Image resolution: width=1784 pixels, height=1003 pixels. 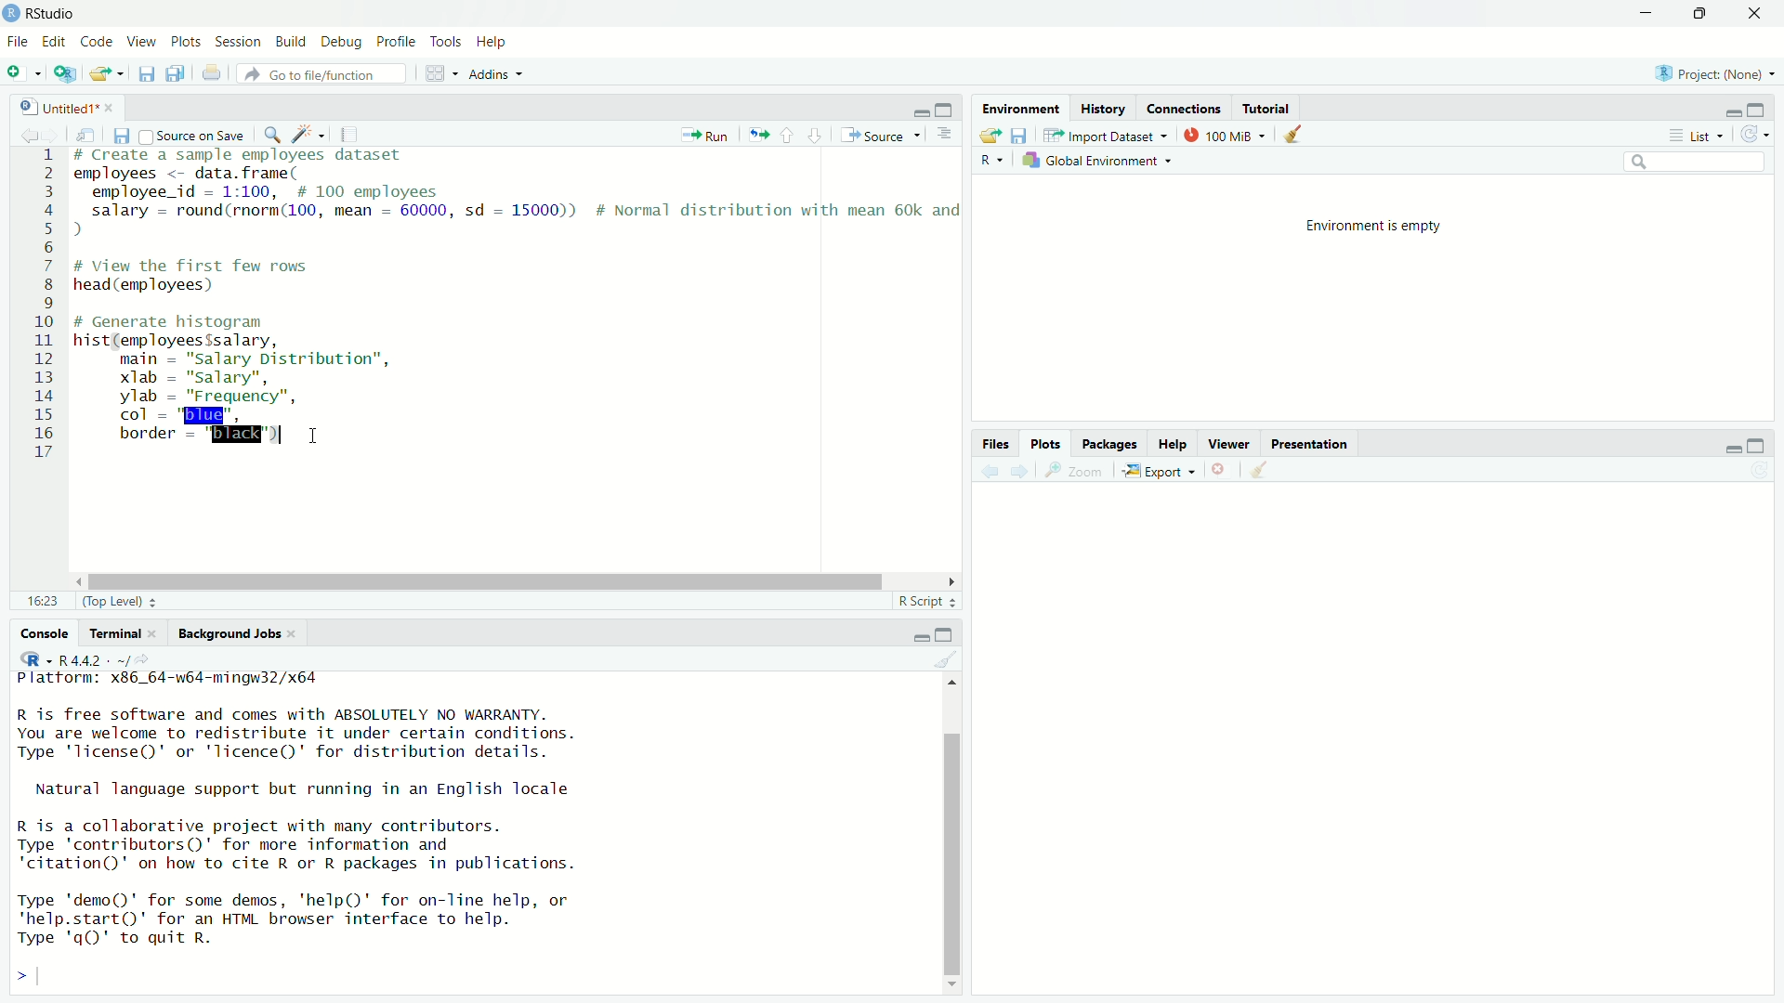 What do you see at coordinates (229, 634) in the screenshot?
I see `Background Jobs` at bounding box center [229, 634].